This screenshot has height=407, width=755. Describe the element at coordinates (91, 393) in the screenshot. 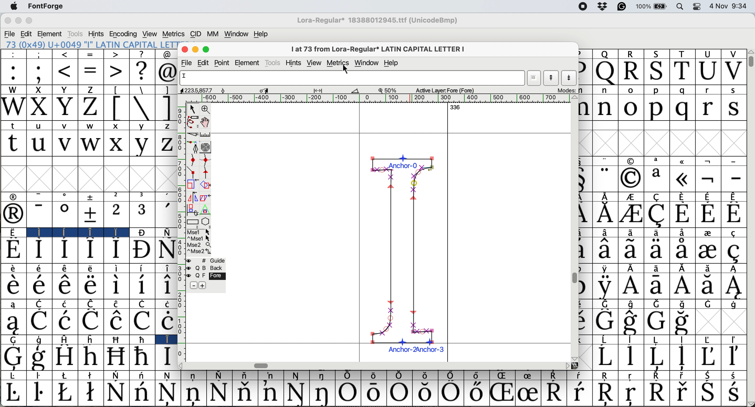

I see `Symbol` at that location.